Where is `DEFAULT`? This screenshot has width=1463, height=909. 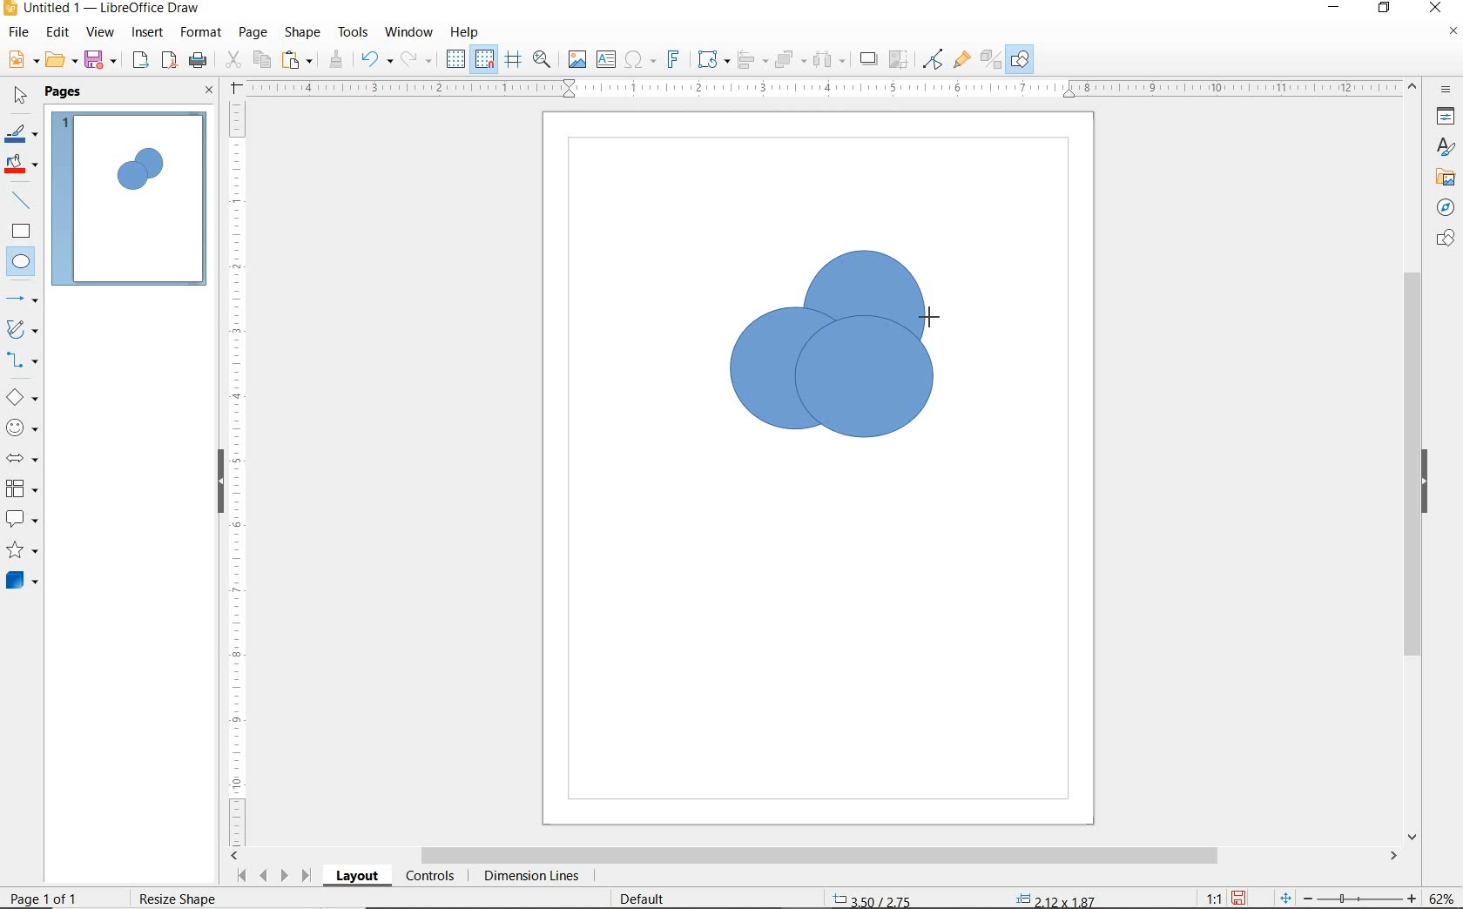 DEFAULT is located at coordinates (648, 897).